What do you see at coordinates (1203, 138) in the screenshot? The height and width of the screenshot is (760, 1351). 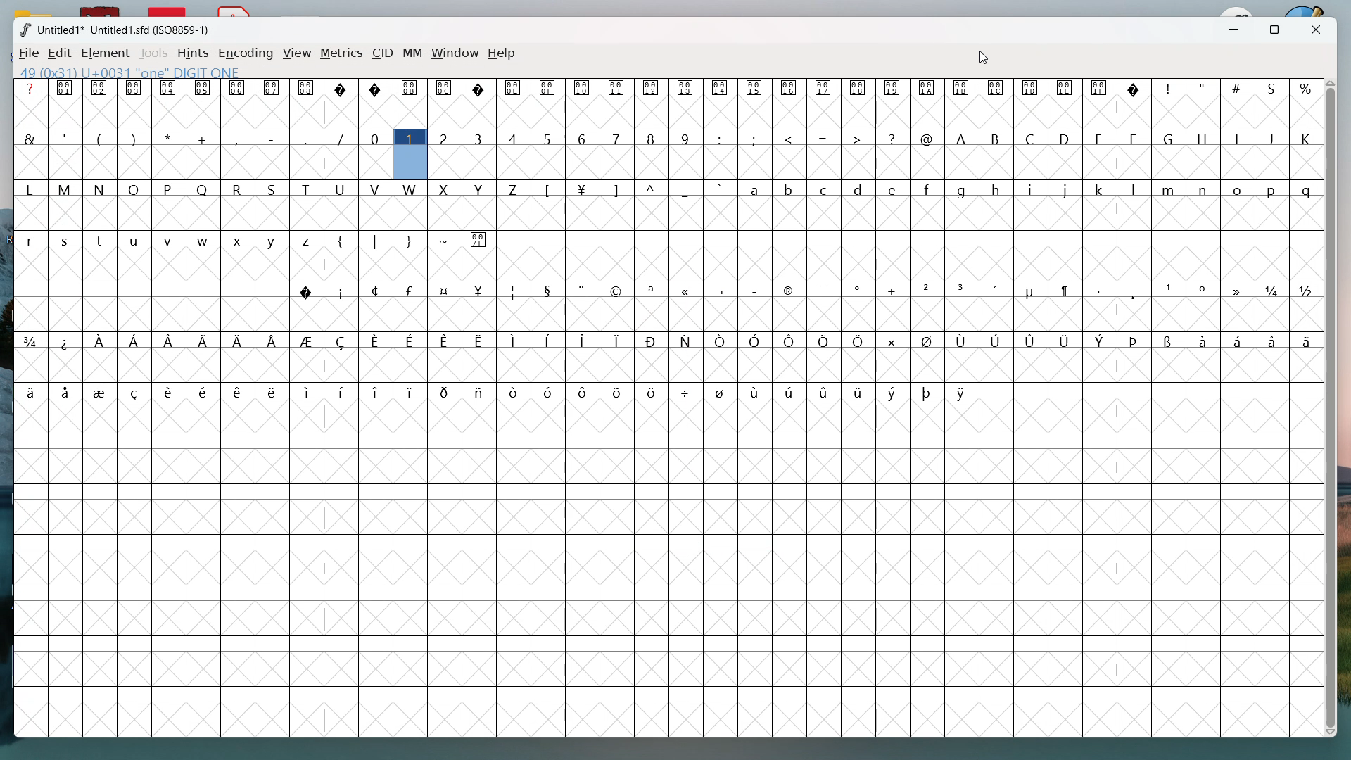 I see `H` at bounding box center [1203, 138].